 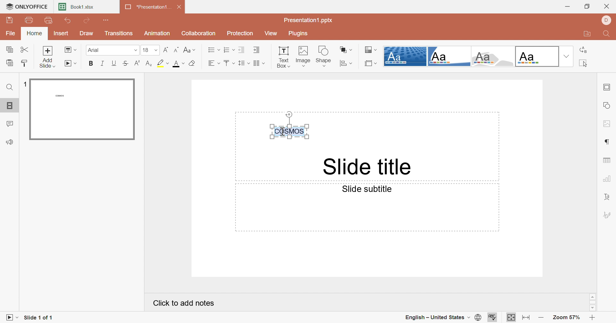 I want to click on Highlight color, so click(x=163, y=63).